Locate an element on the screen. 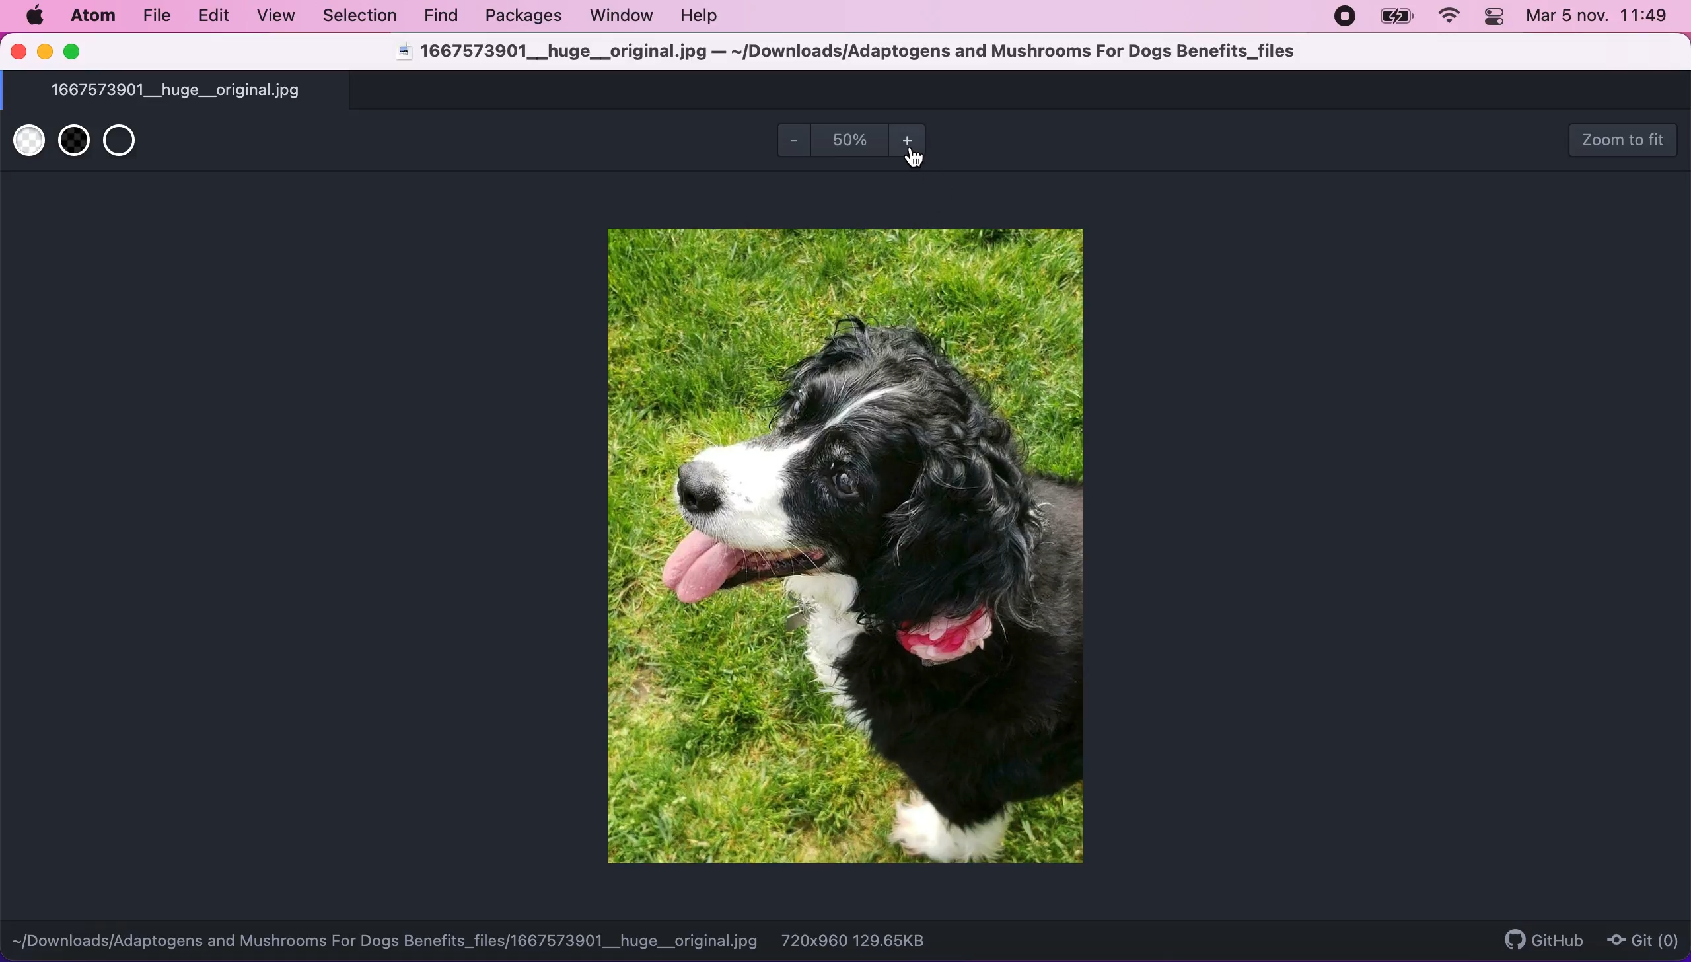  github git (0) is located at coordinates (1581, 938).